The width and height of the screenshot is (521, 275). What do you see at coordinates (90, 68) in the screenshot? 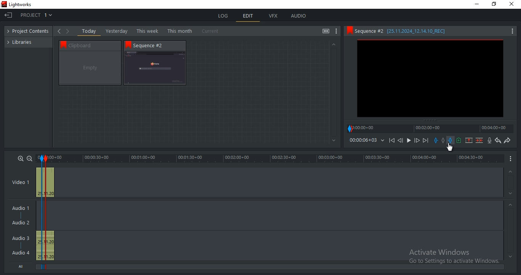
I see `clipboard` at bounding box center [90, 68].